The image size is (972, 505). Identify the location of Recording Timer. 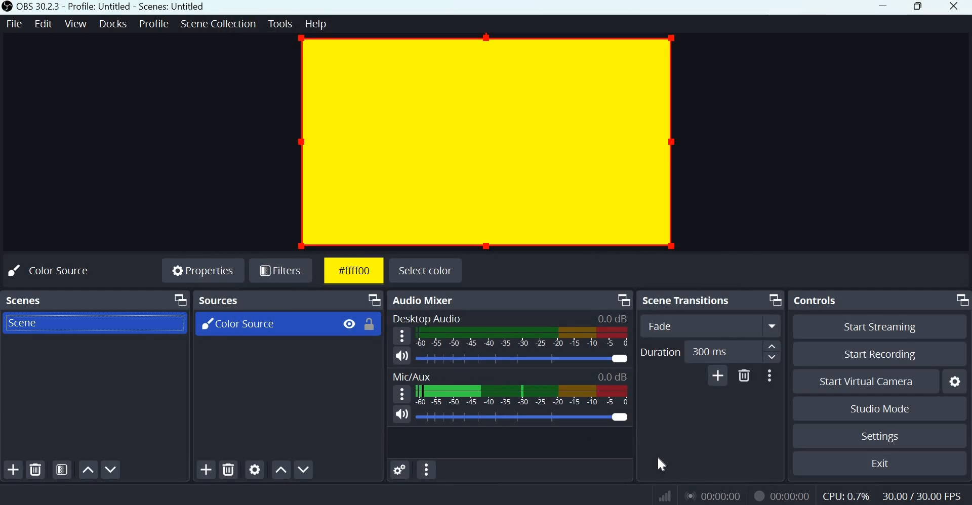
(791, 495).